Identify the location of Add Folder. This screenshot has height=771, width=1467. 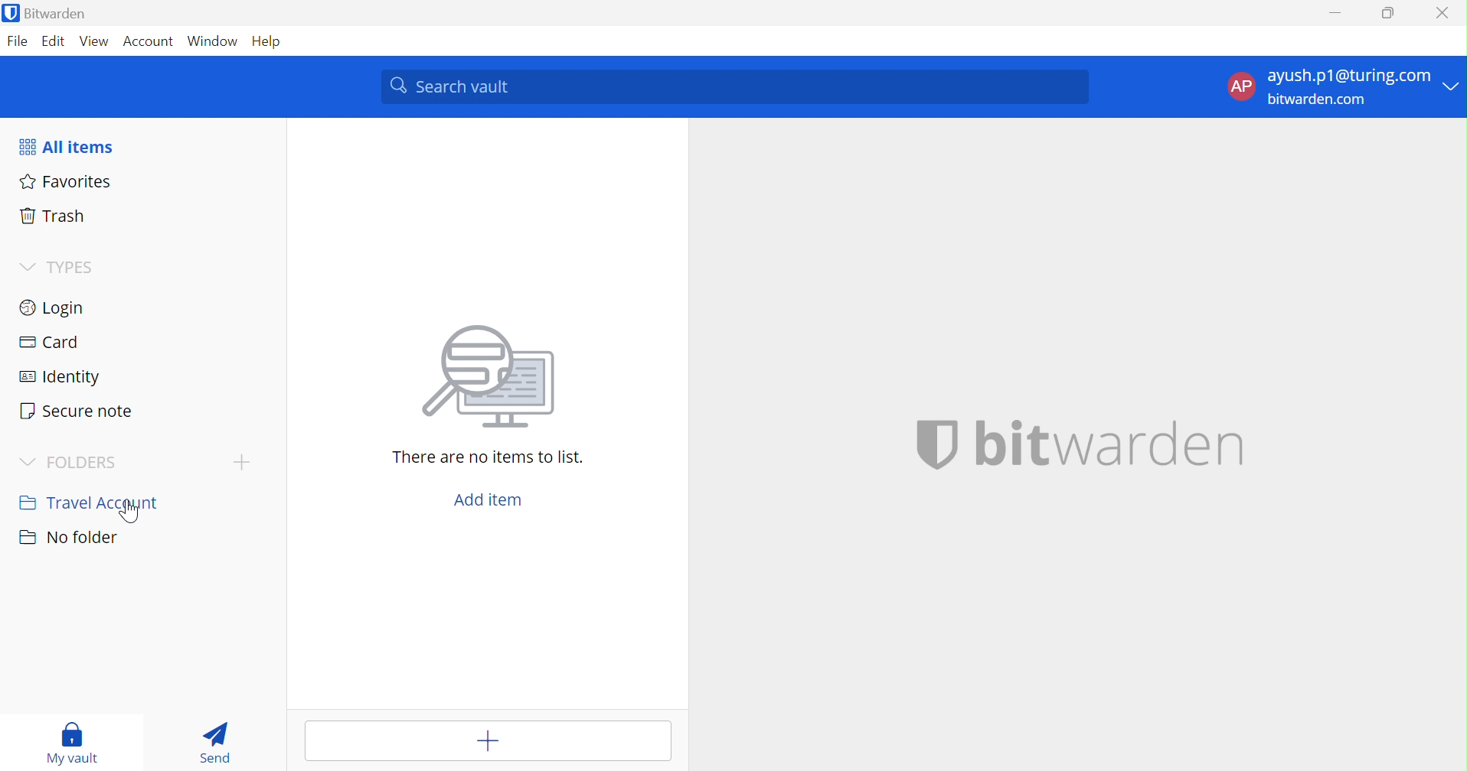
(242, 464).